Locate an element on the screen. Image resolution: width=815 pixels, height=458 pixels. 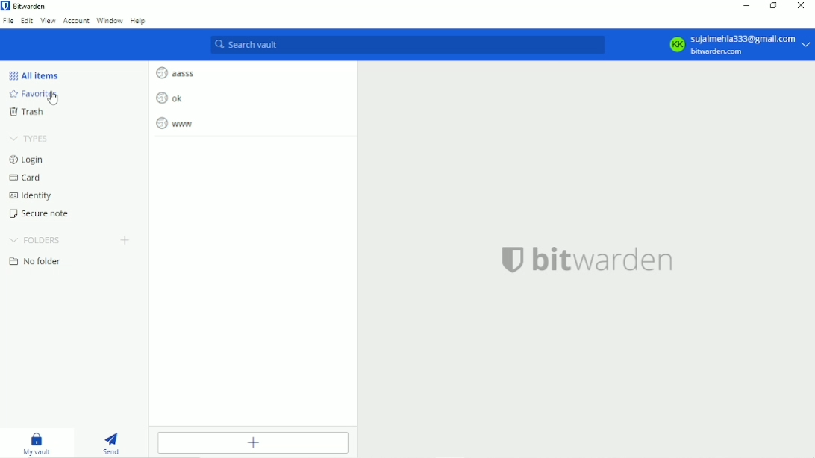
Card is located at coordinates (26, 177).